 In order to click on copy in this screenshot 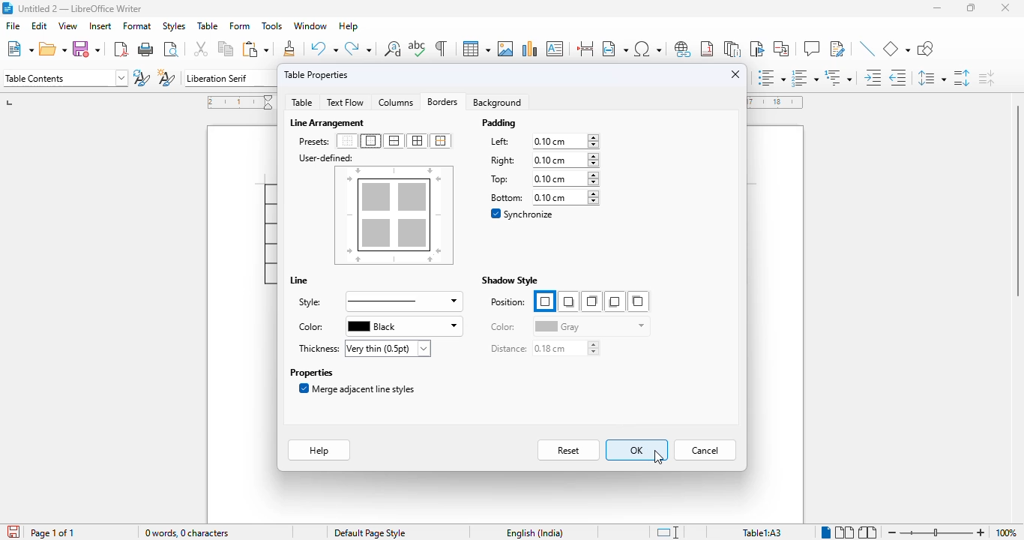, I will do `click(226, 49)`.